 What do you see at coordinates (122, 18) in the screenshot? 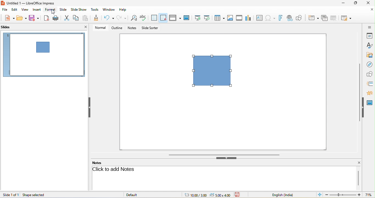
I see `redo` at bounding box center [122, 18].